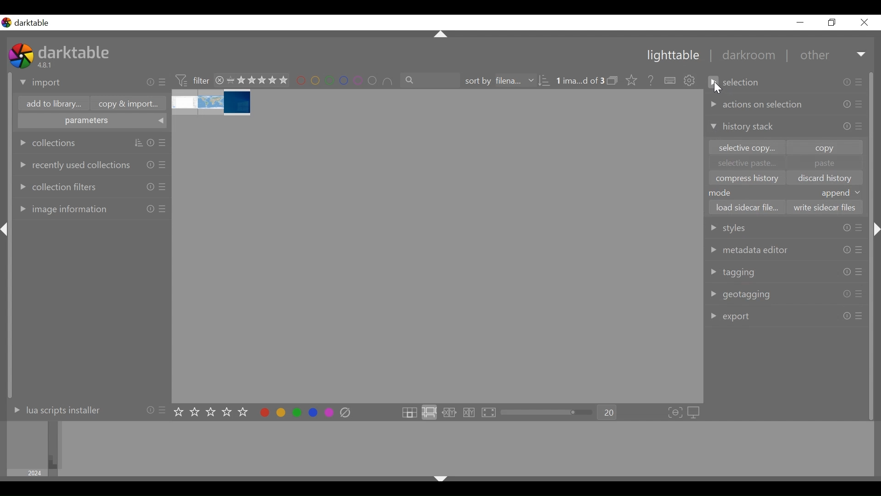 The width and height of the screenshot is (881, 496). What do you see at coordinates (630, 79) in the screenshot?
I see `click to change the type of overlays` at bounding box center [630, 79].